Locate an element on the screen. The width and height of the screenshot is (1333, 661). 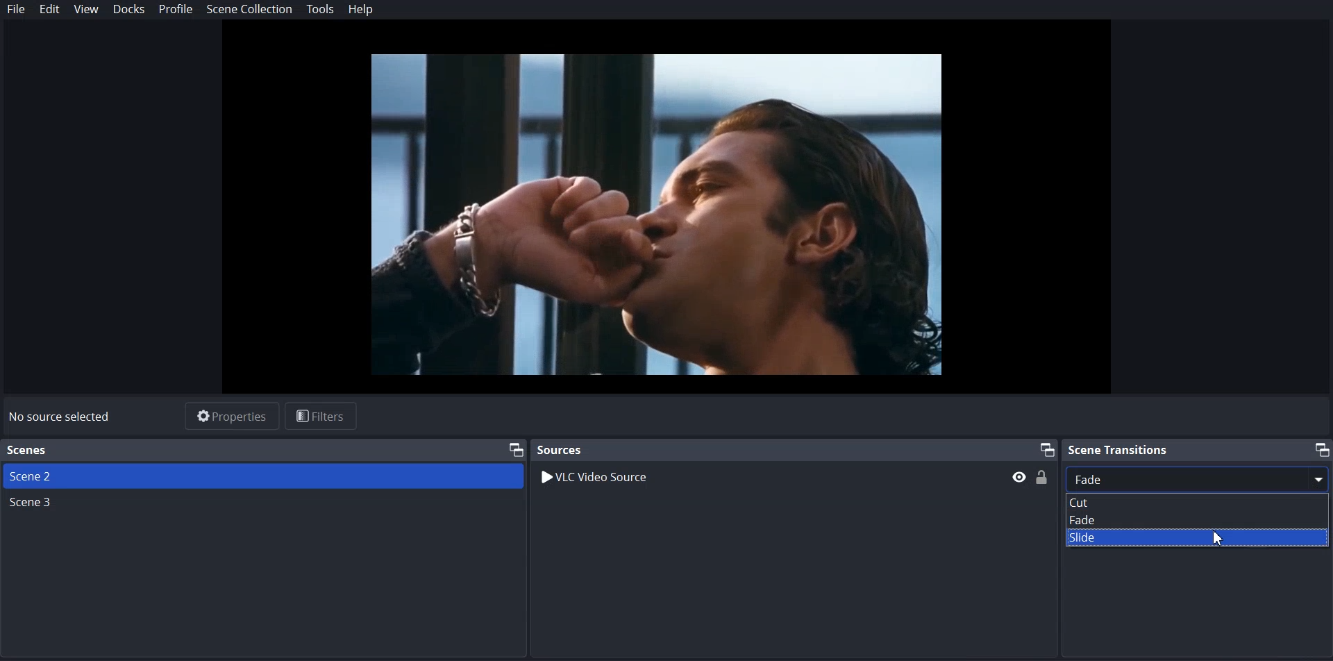
Profile is located at coordinates (176, 10).